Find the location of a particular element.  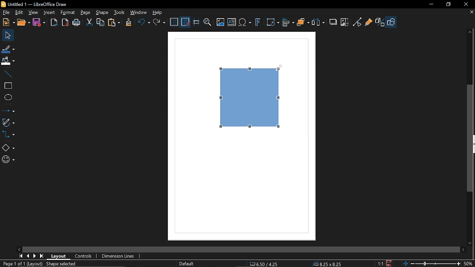

Glue is located at coordinates (369, 23).